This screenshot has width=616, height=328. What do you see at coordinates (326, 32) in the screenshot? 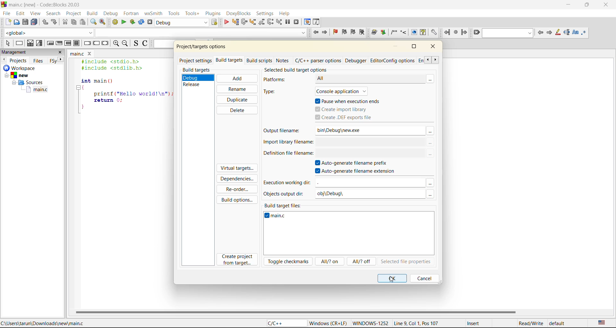
I see `jump forward` at bounding box center [326, 32].